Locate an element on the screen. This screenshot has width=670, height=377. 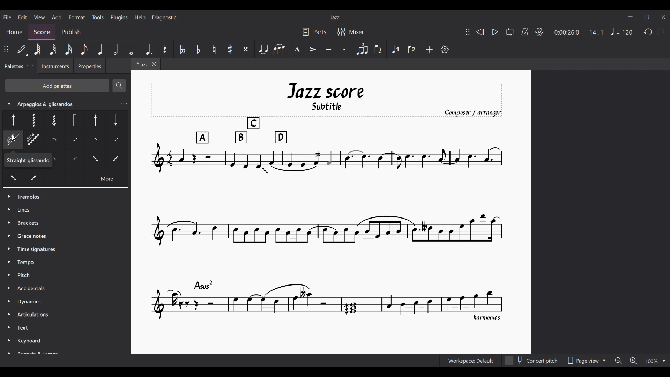
Accidentals is located at coordinates (35, 287).